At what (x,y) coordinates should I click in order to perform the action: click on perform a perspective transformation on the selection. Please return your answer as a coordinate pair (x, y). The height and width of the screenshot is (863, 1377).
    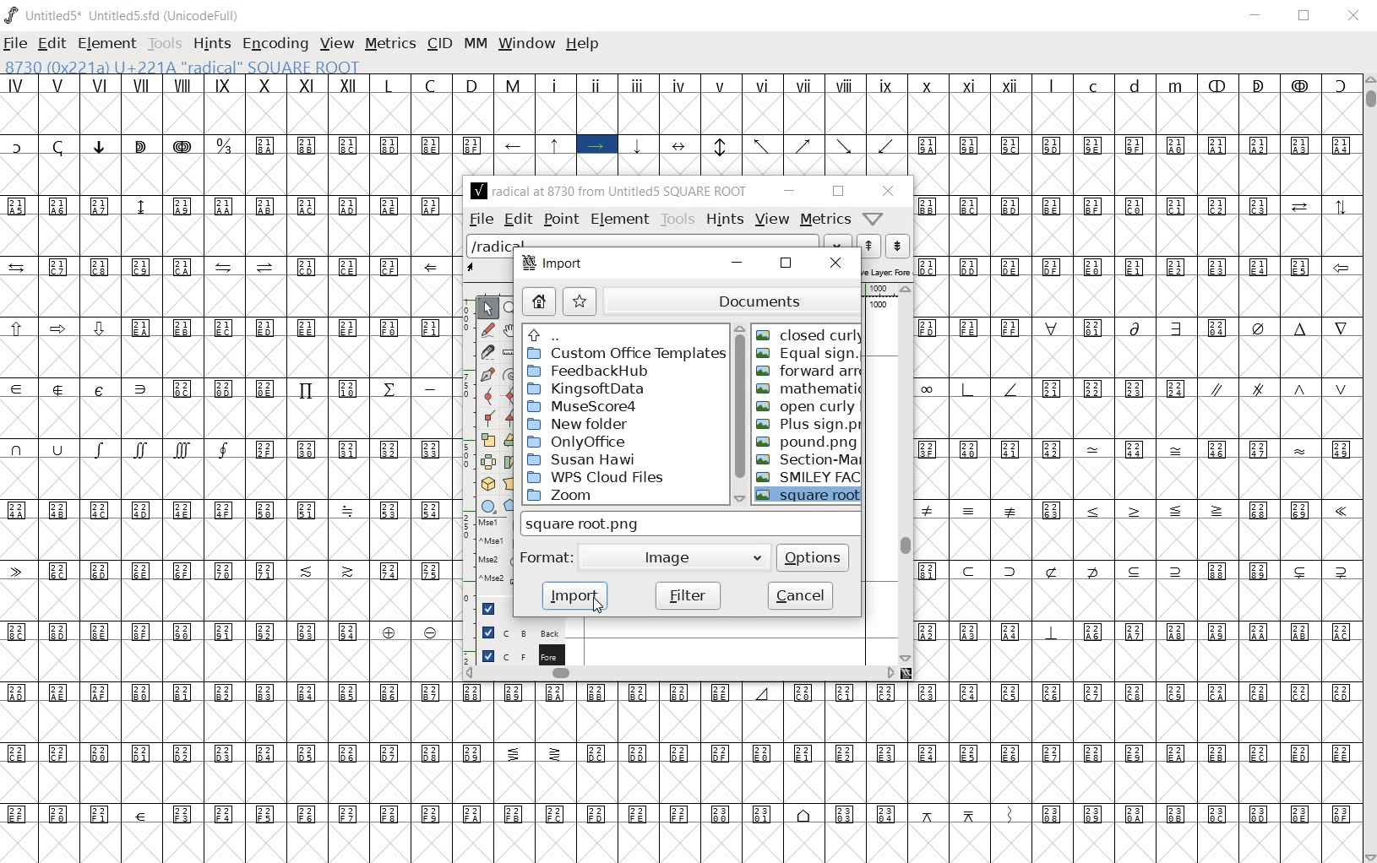
    Looking at the image, I should click on (509, 486).